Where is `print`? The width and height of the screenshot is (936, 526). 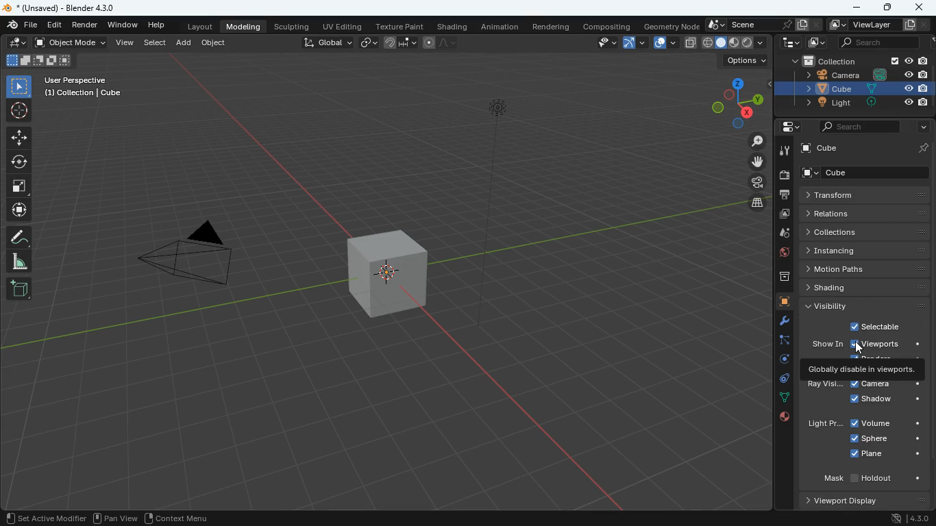 print is located at coordinates (784, 195).